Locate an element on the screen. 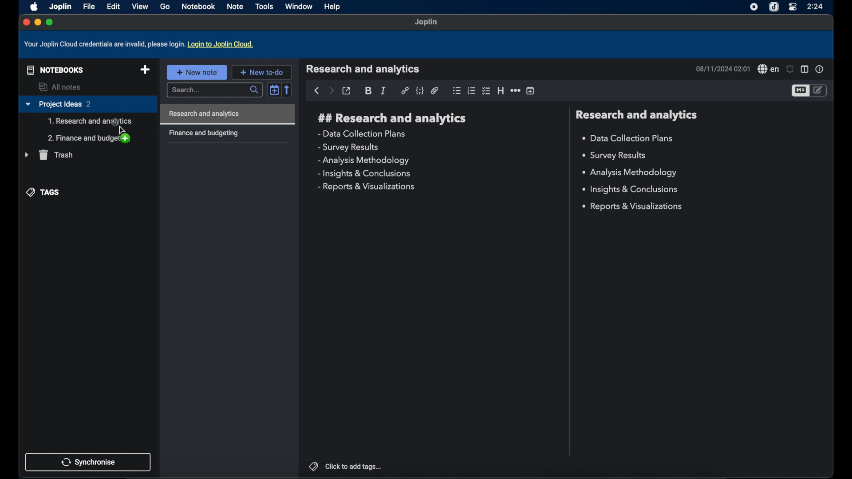  project ideas 2 is located at coordinates (87, 105).